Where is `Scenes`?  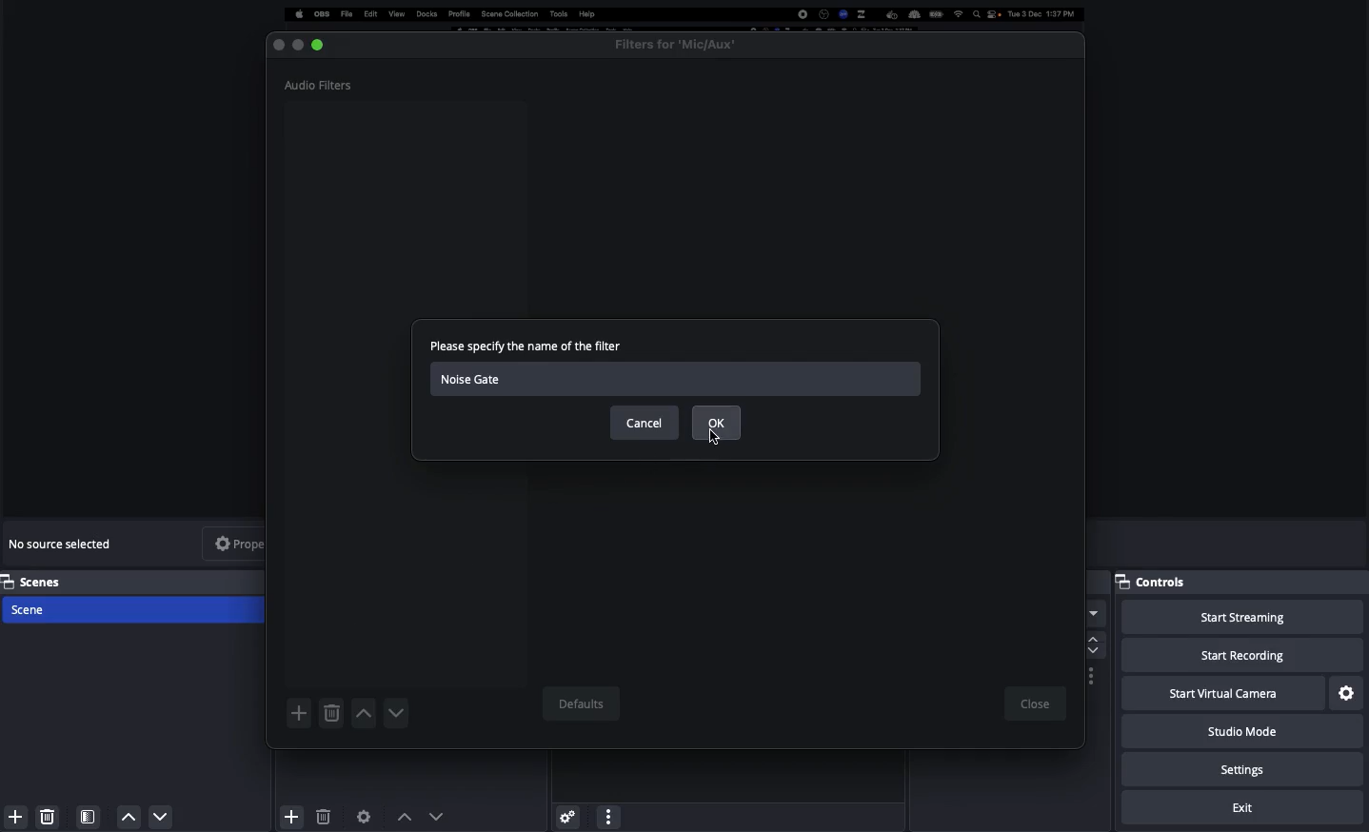
Scenes is located at coordinates (135, 581).